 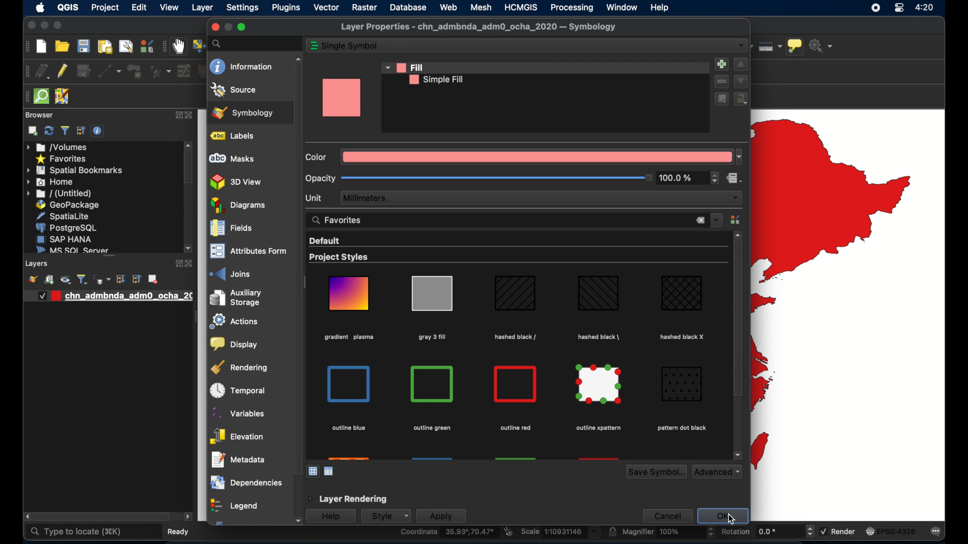 What do you see at coordinates (720, 99) in the screenshot?
I see `duplicate symbol layer's color` at bounding box center [720, 99].